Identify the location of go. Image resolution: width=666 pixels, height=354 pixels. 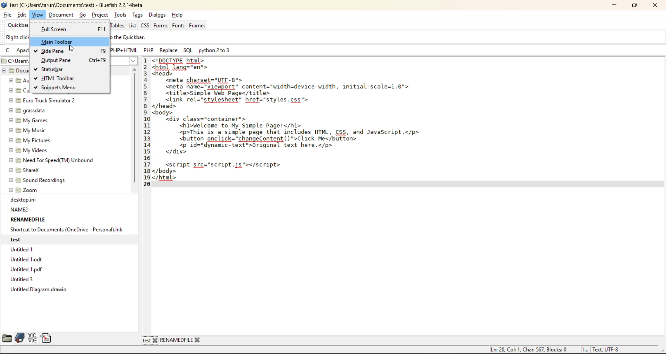
(84, 16).